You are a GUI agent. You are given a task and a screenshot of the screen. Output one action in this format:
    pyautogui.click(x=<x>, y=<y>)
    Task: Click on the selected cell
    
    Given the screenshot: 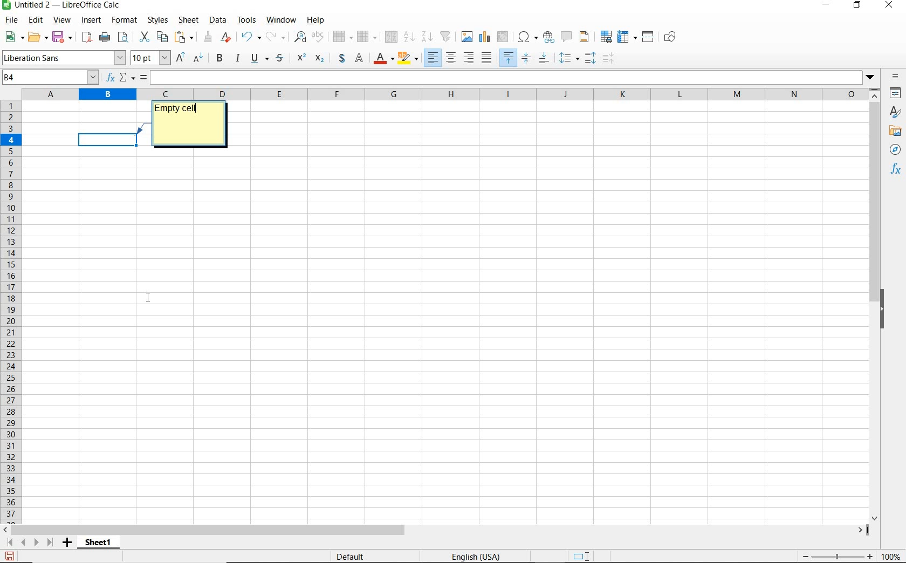 What is the action you would take?
    pyautogui.click(x=108, y=140)
    